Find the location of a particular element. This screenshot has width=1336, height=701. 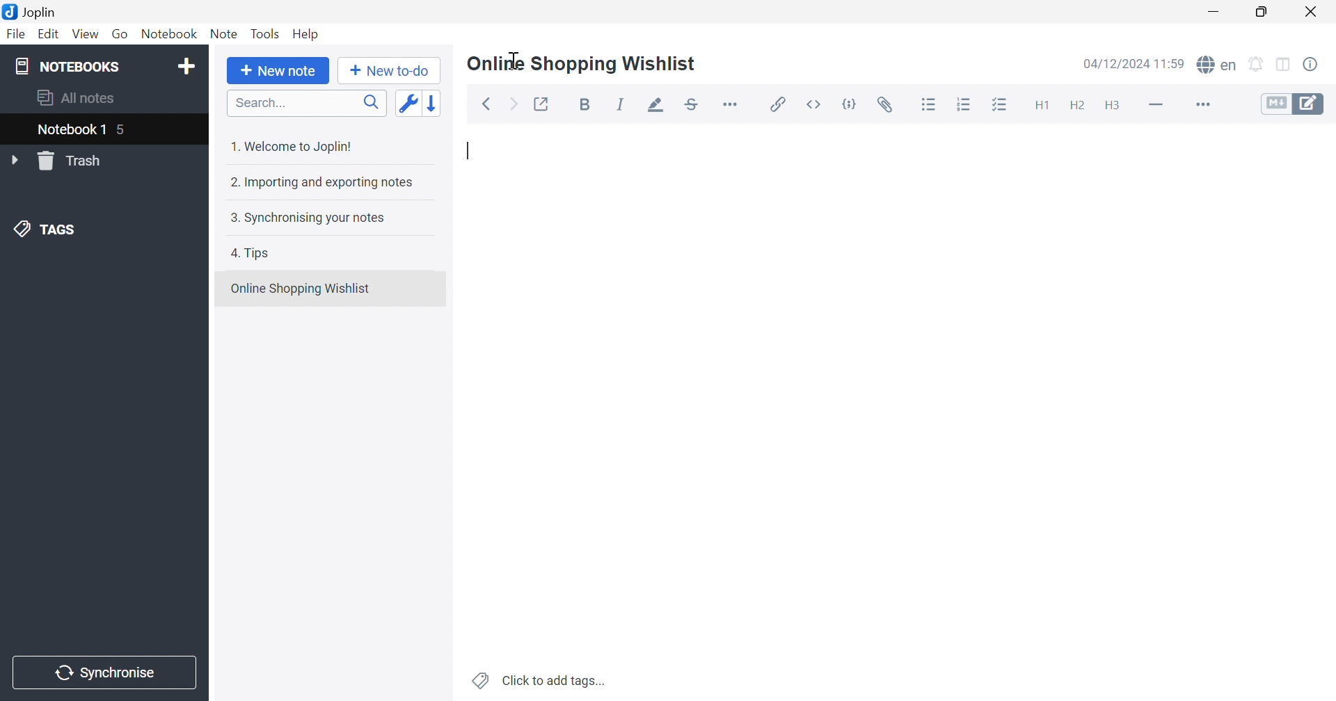

Heading 3 is located at coordinates (1113, 107).